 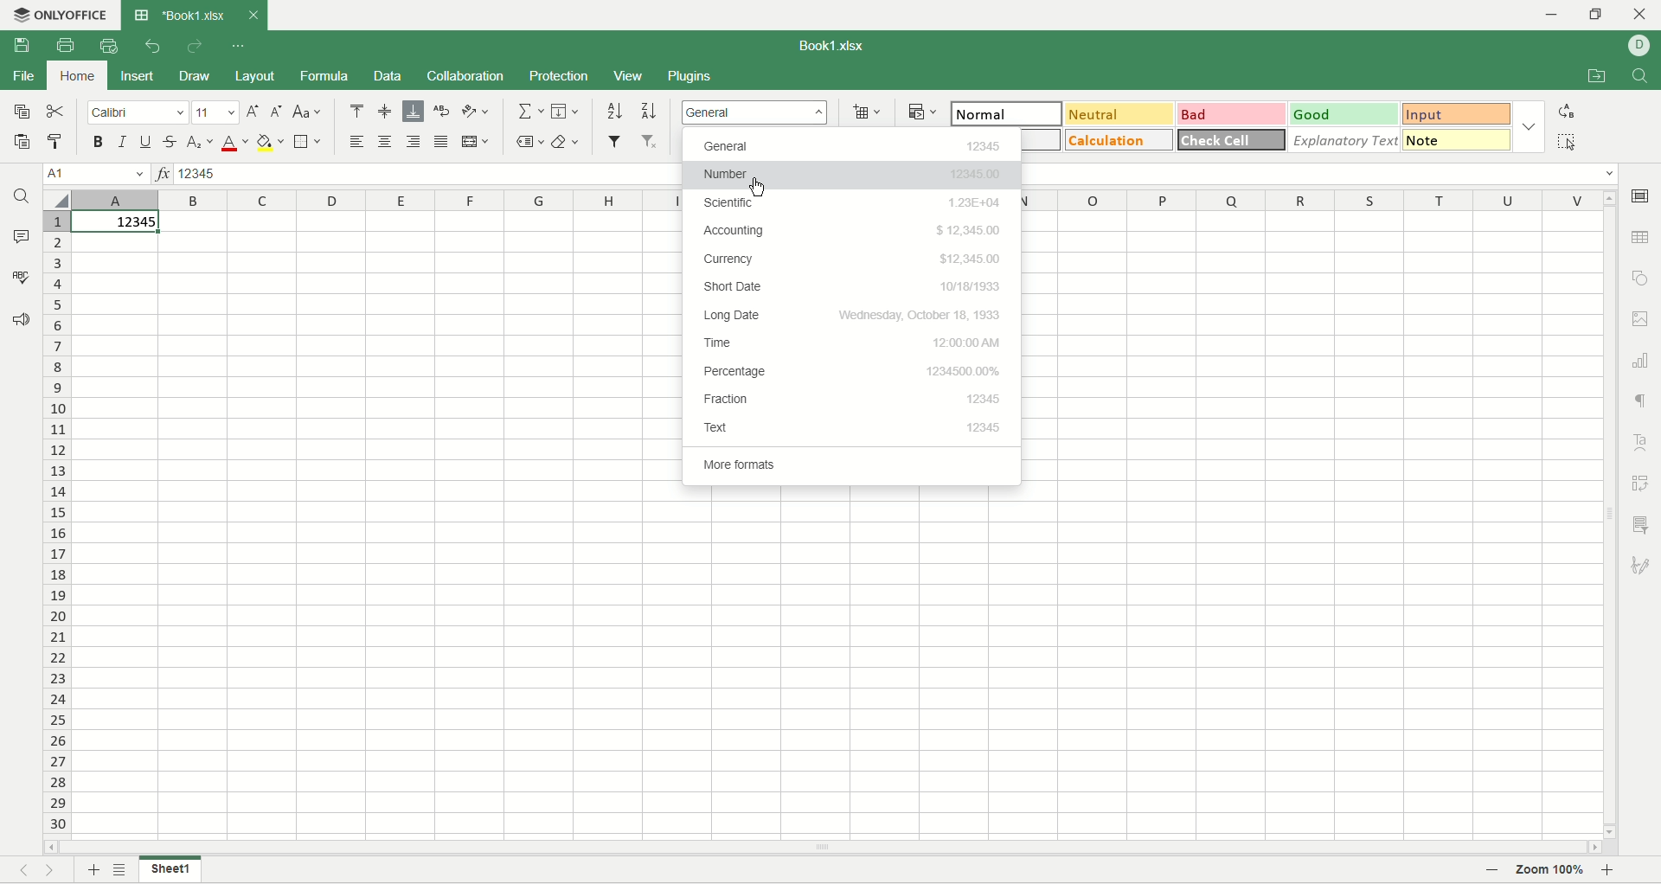 I want to click on decrease font size, so click(x=277, y=114).